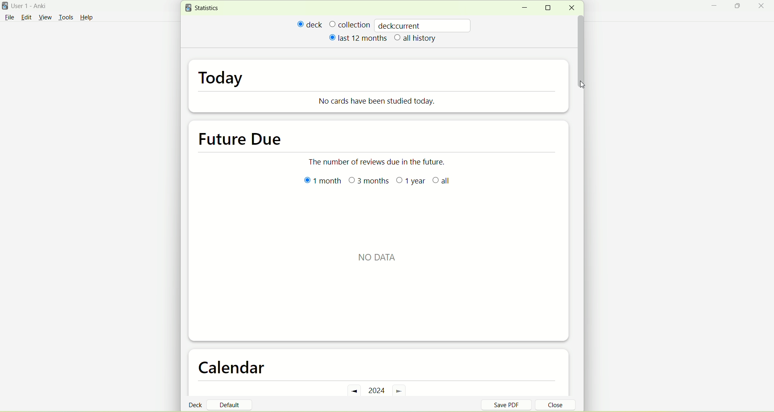 The image size is (774, 412). What do you see at coordinates (9, 17) in the screenshot?
I see `File ` at bounding box center [9, 17].